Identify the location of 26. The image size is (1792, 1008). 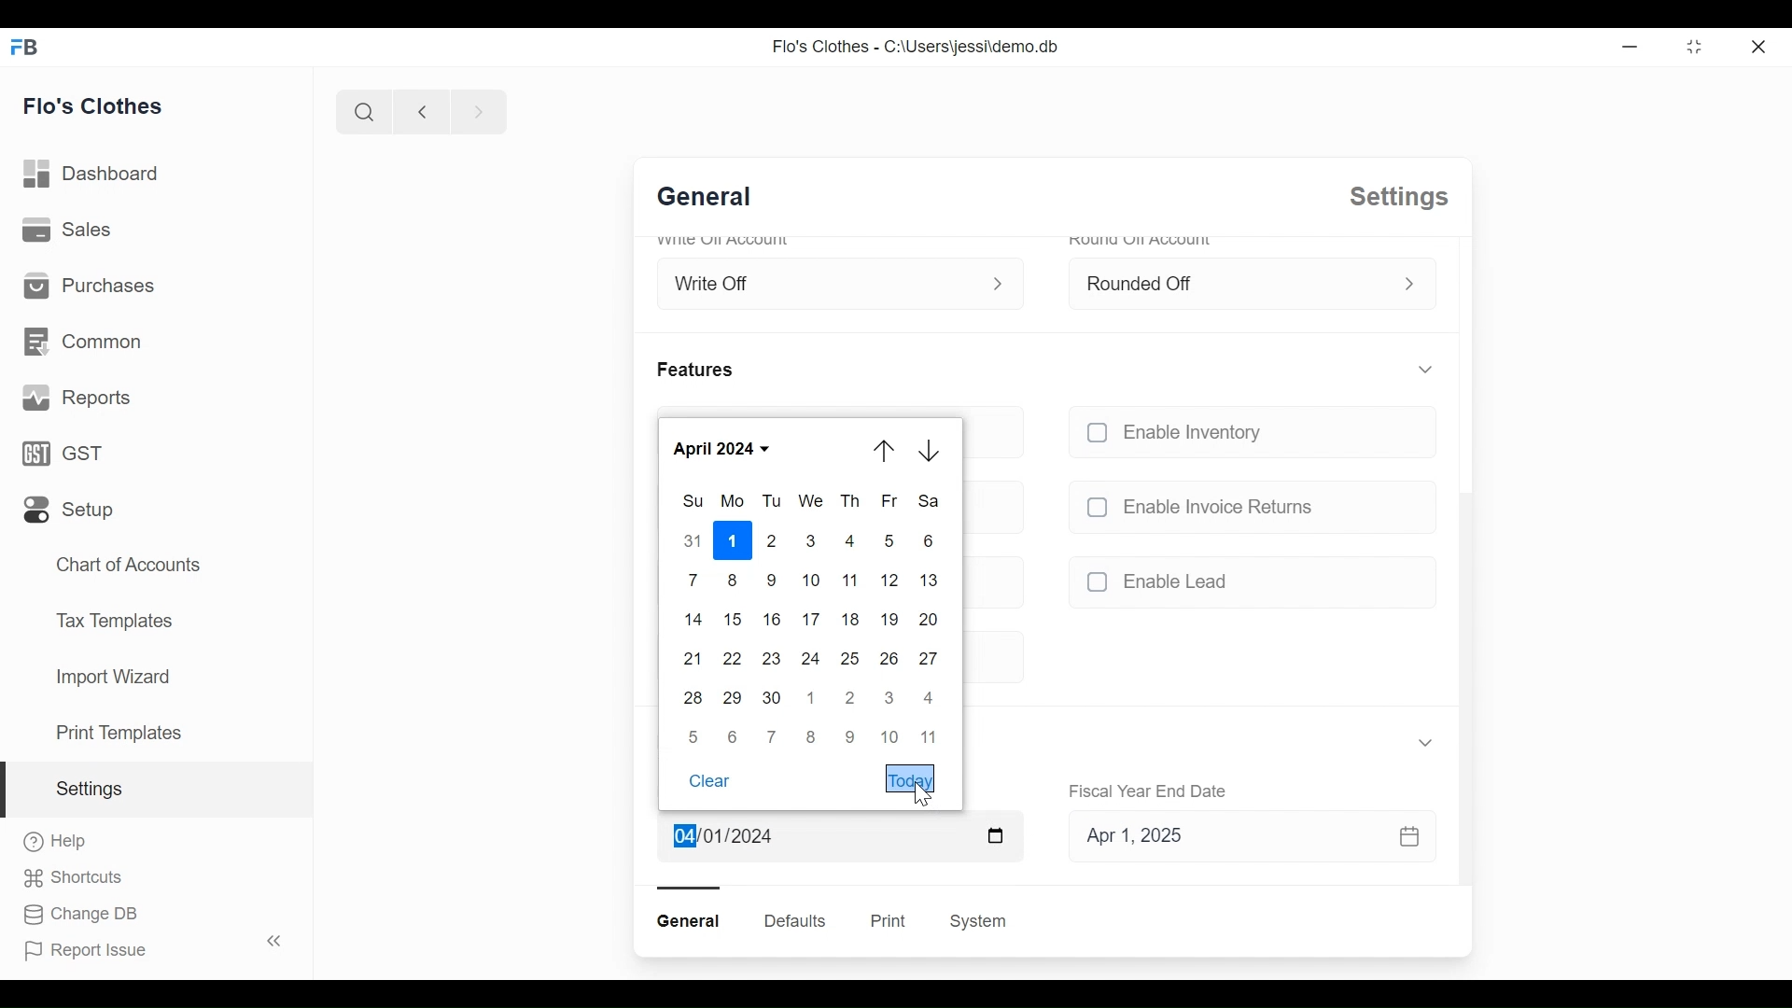
(889, 657).